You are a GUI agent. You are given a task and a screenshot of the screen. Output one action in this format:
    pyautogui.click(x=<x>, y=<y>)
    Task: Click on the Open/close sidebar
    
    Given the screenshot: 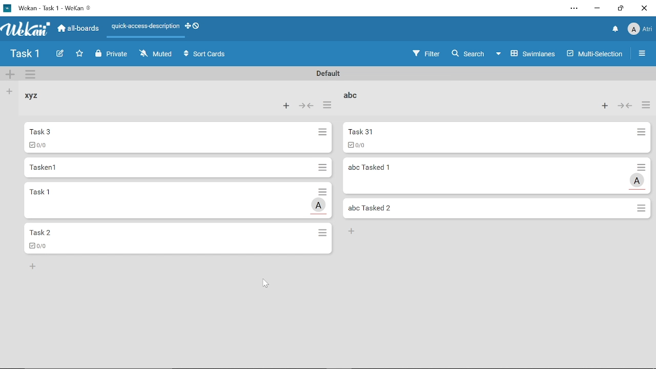 What is the action you would take?
    pyautogui.click(x=643, y=55)
    